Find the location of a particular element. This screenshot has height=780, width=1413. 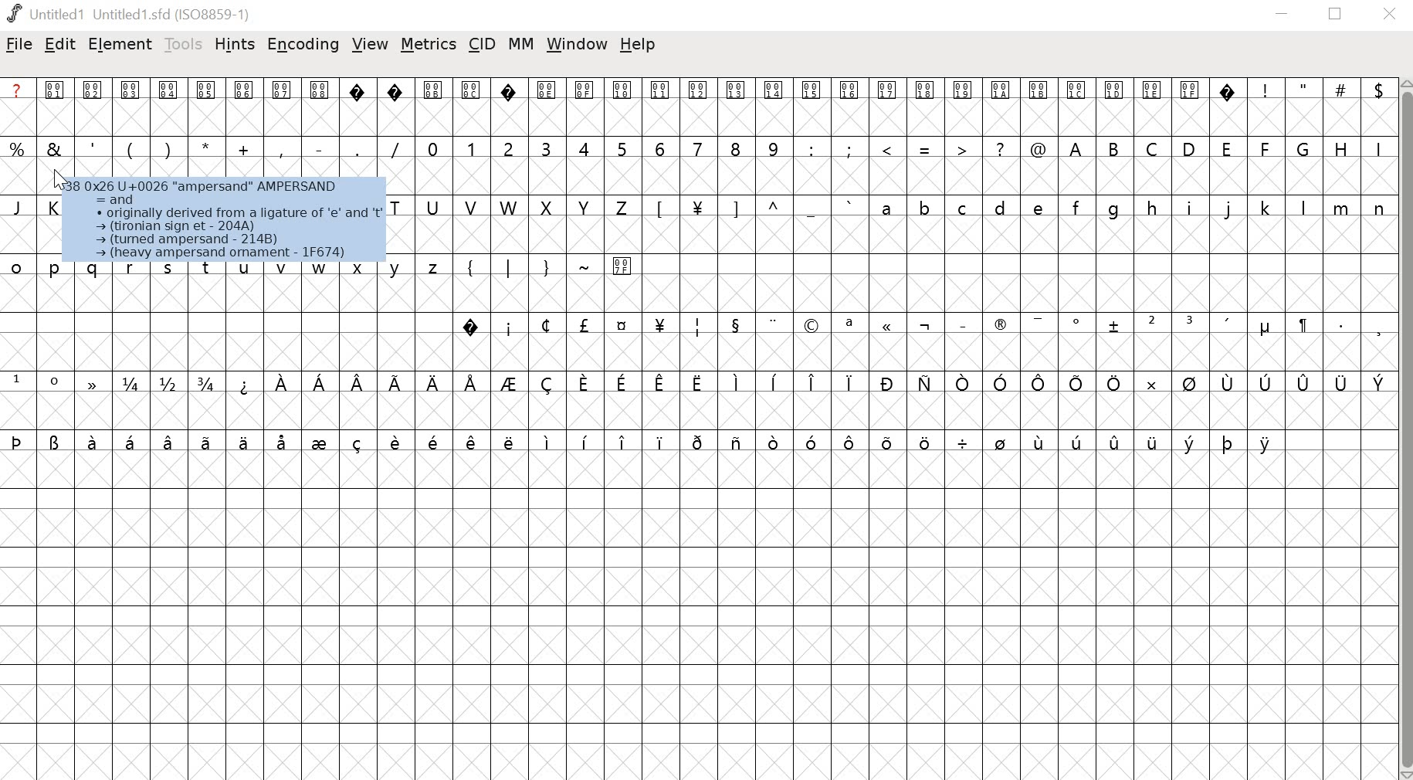

0008 is located at coordinates (319, 106).